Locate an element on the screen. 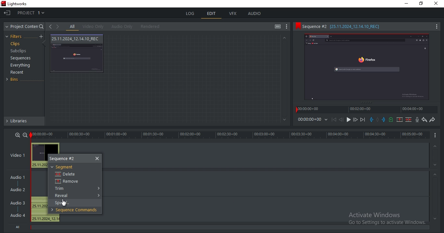 The height and width of the screenshot is (233, 444). add is located at coordinates (42, 37).